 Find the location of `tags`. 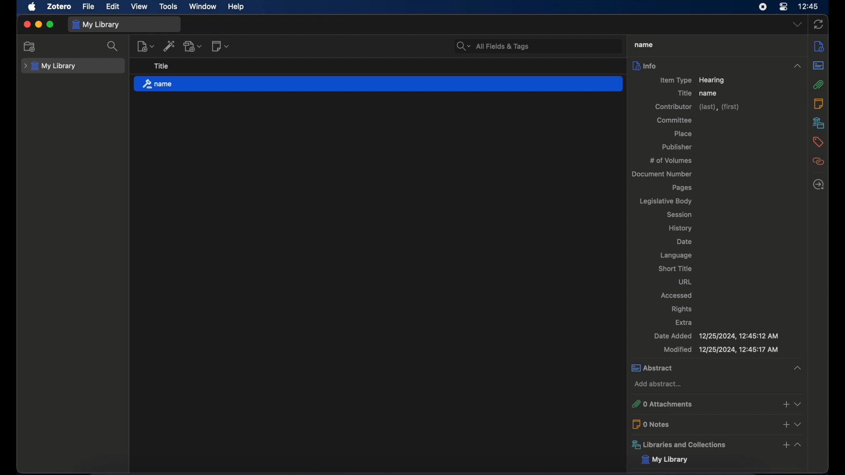

tags is located at coordinates (819, 142).